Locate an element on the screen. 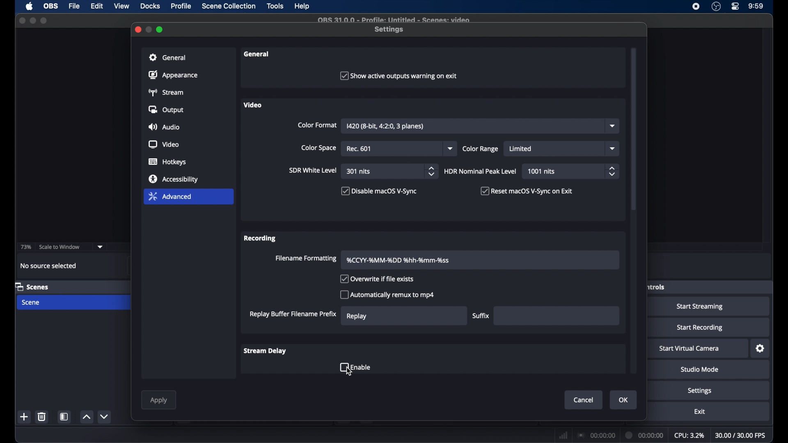 This screenshot has height=443, width=788. checkbox is located at coordinates (397, 75).